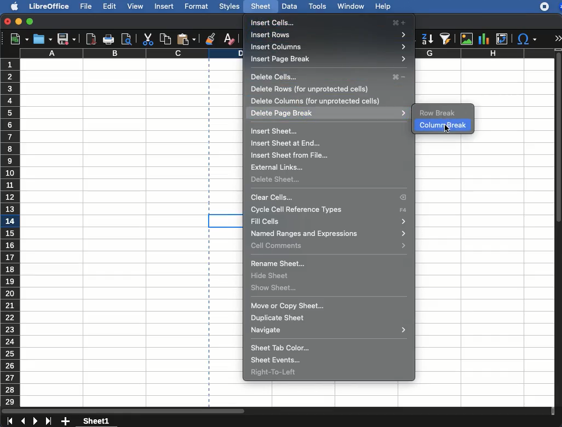  I want to click on sheet tab color, so click(280, 348).